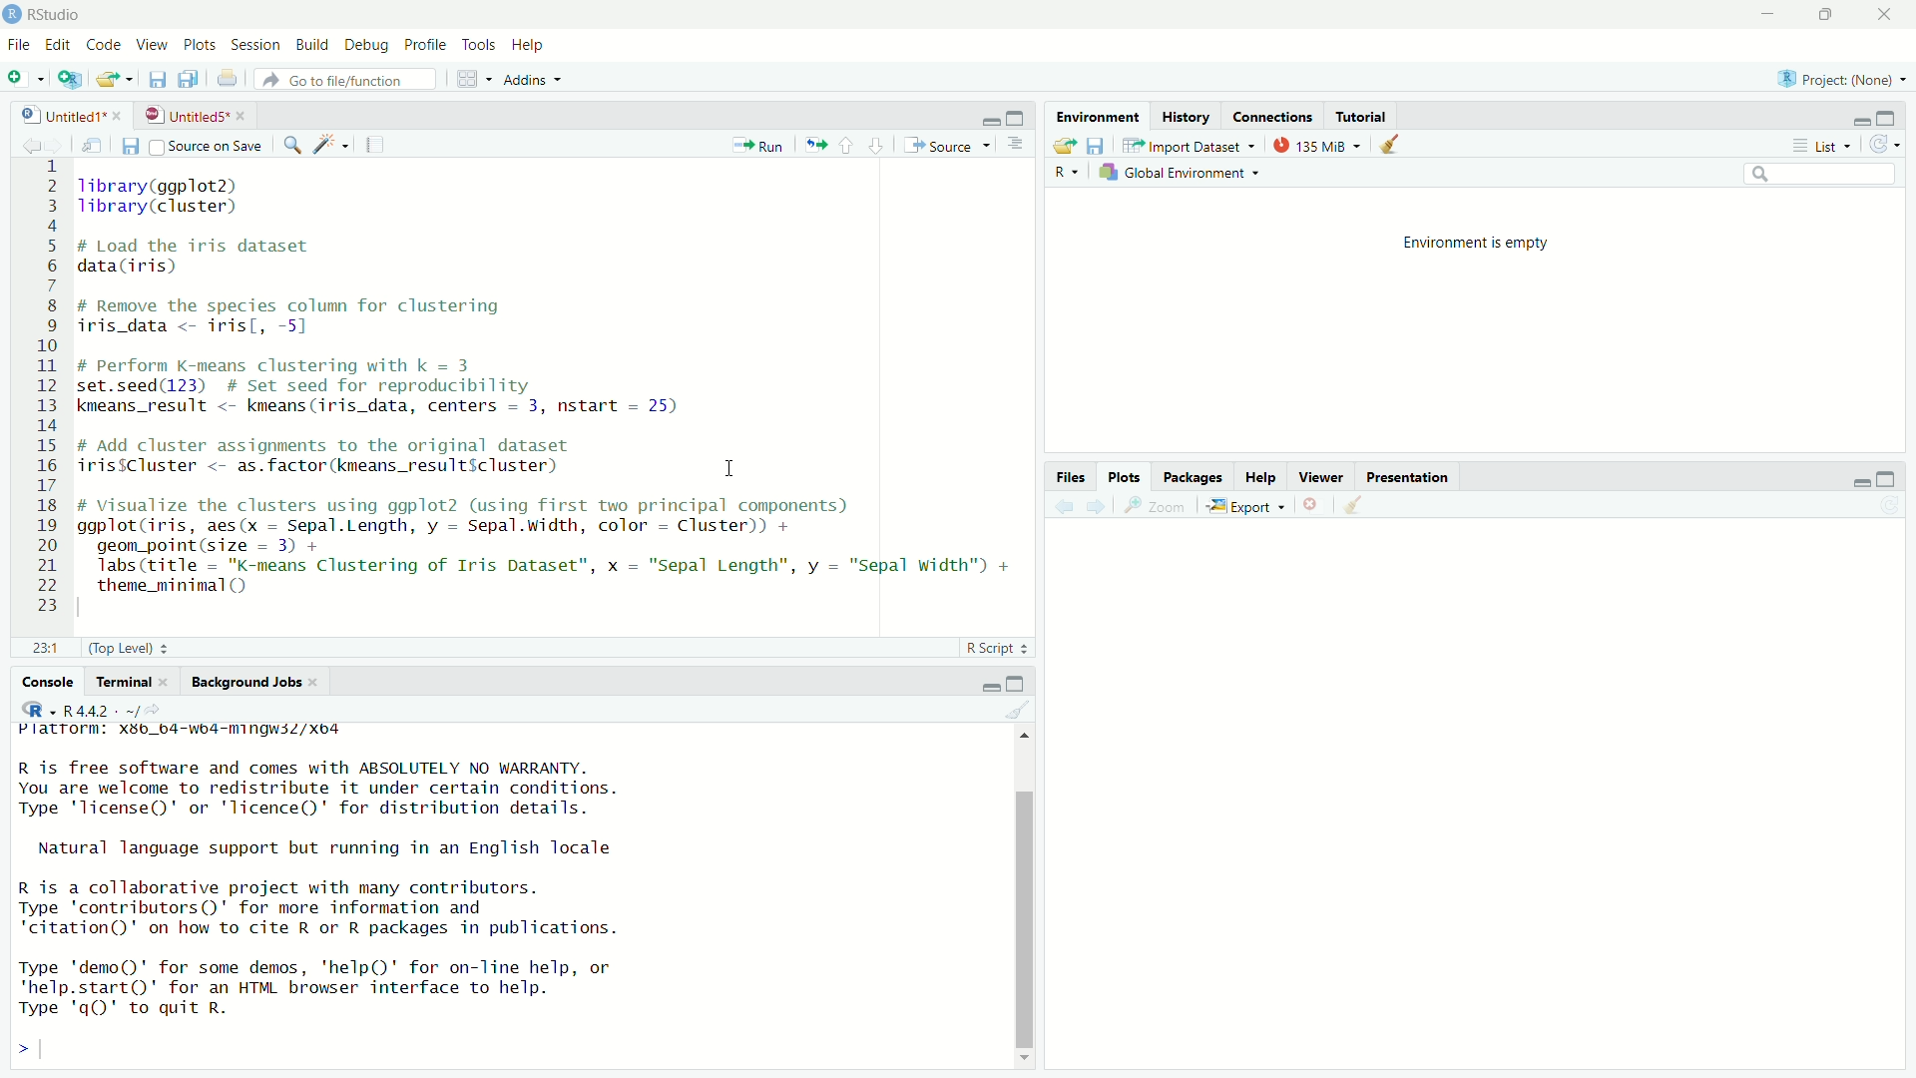  I want to click on find/replace, so click(287, 145).